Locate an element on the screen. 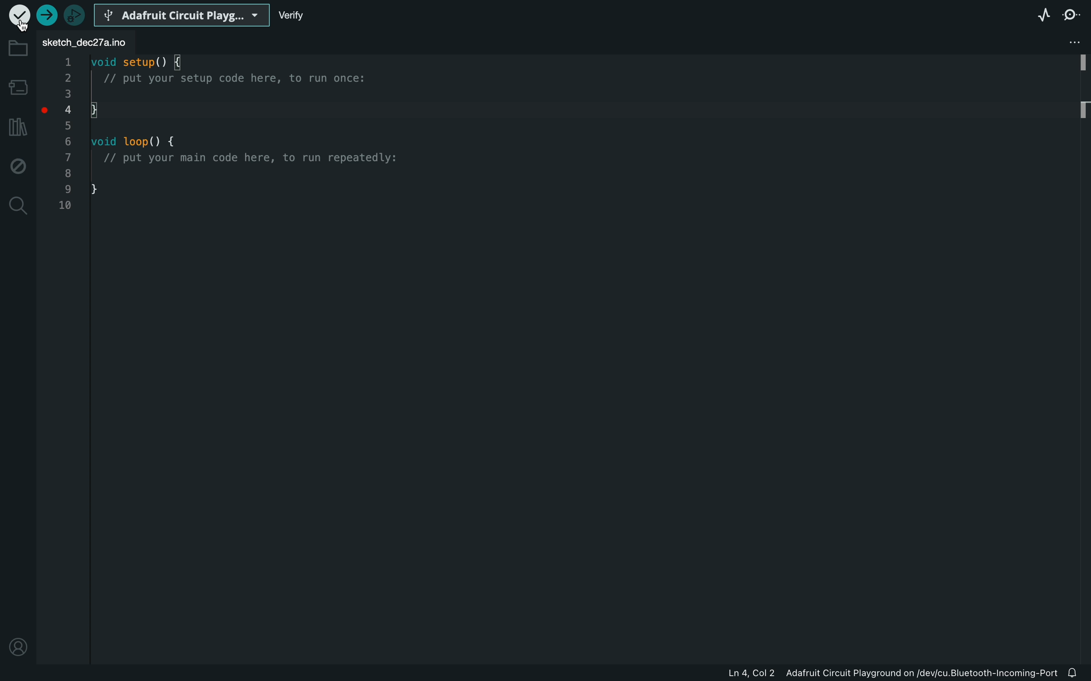 The width and height of the screenshot is (1091, 681). code is located at coordinates (238, 145).